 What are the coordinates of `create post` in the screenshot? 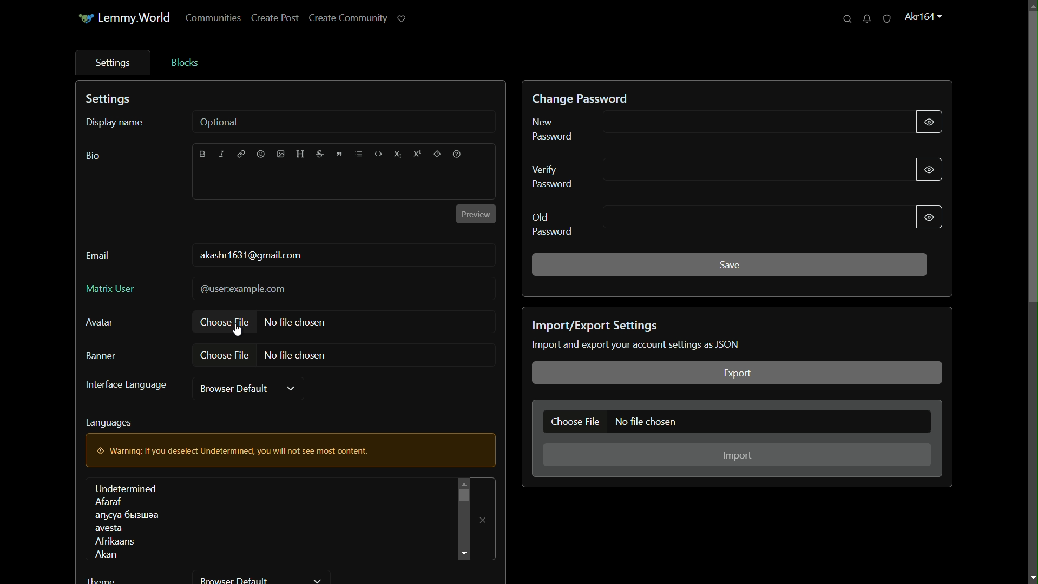 It's located at (275, 19).